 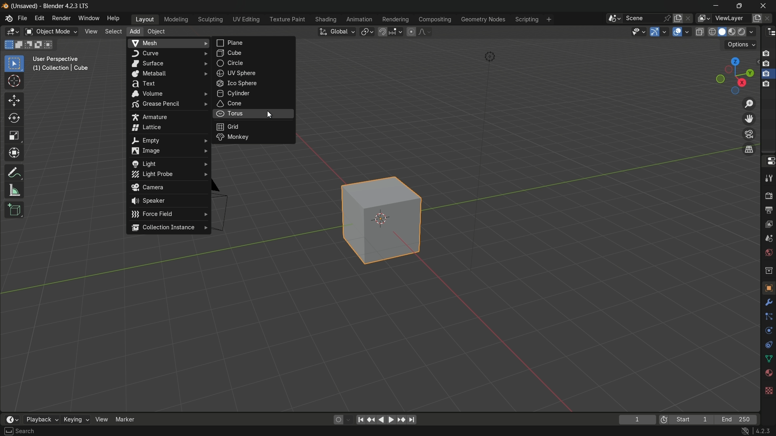 What do you see at coordinates (765, 6) in the screenshot?
I see `close app` at bounding box center [765, 6].